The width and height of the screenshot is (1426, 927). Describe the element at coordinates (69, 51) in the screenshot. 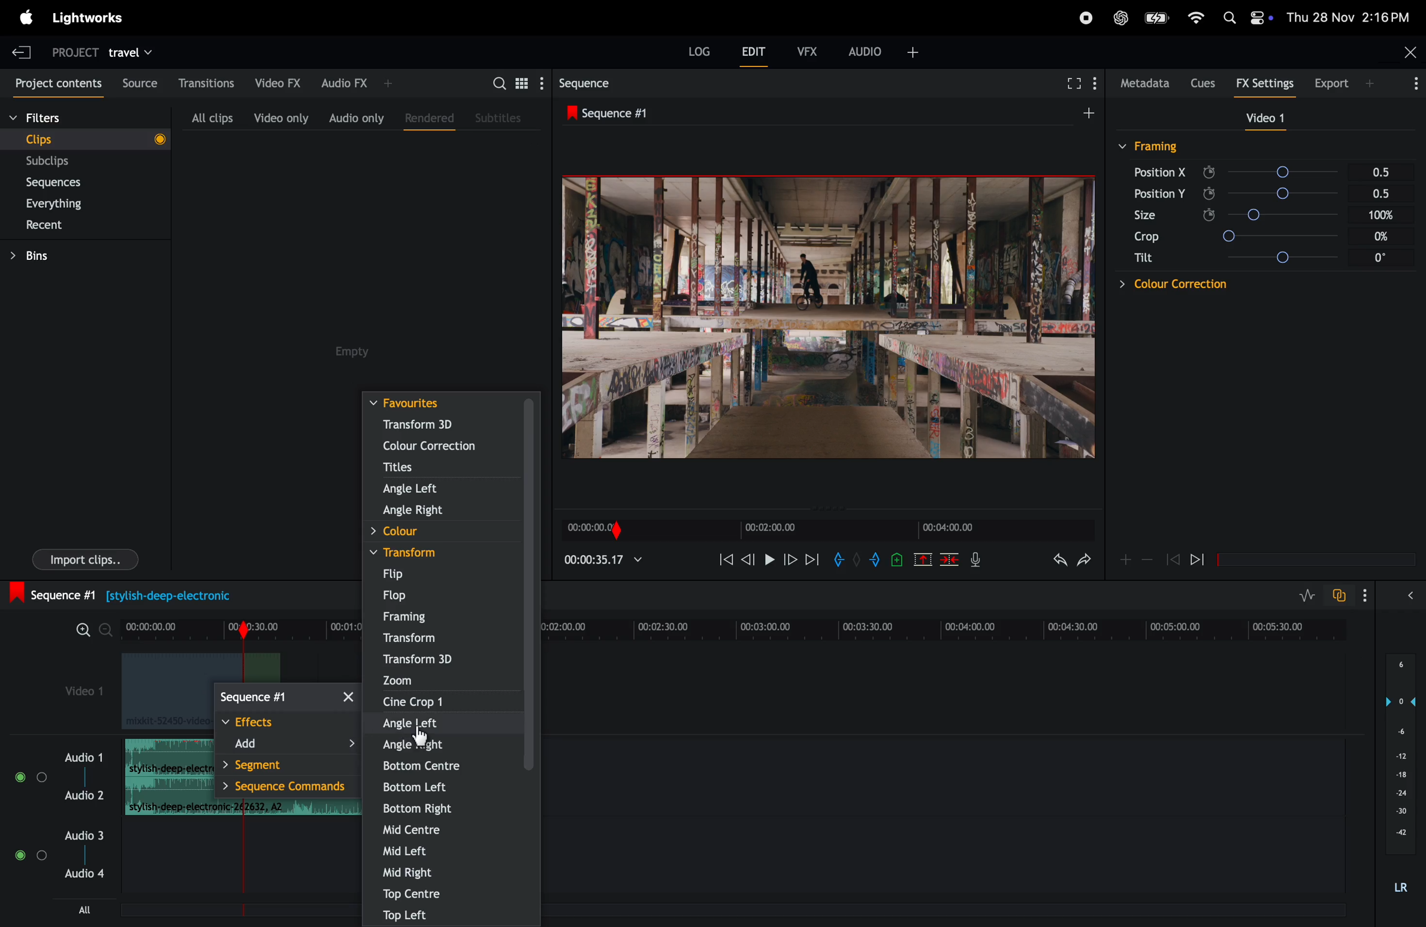

I see `project` at that location.